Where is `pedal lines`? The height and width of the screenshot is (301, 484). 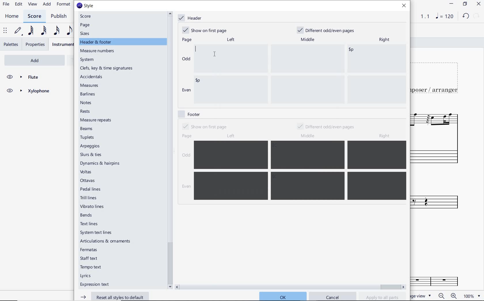
pedal lines is located at coordinates (91, 189).